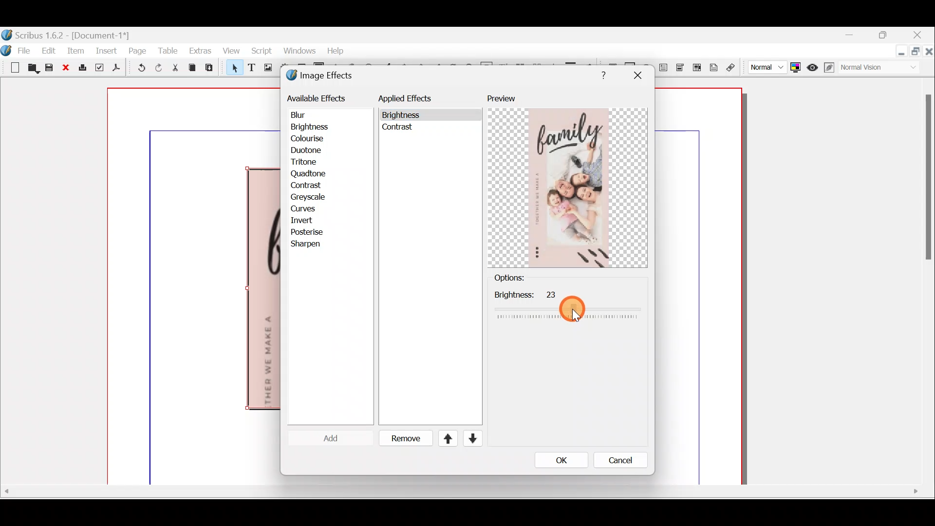 The height and width of the screenshot is (526, 935). What do you see at coordinates (158, 67) in the screenshot?
I see `Redo` at bounding box center [158, 67].